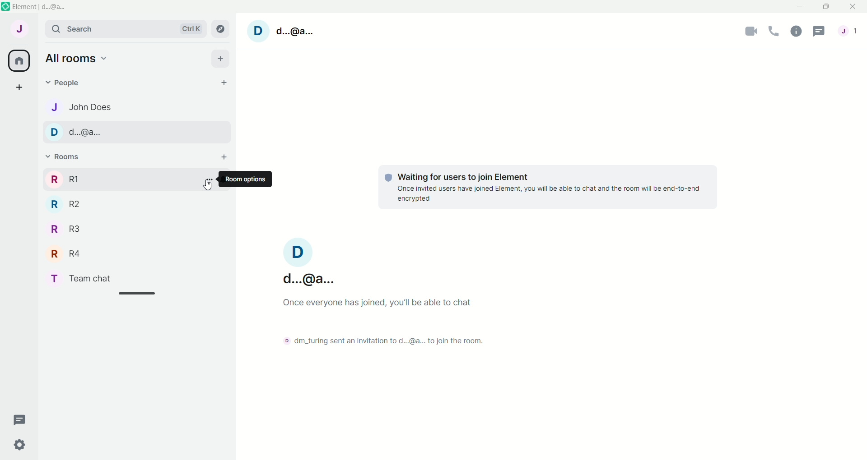  Describe the element at coordinates (752, 32) in the screenshot. I see `video call` at that location.